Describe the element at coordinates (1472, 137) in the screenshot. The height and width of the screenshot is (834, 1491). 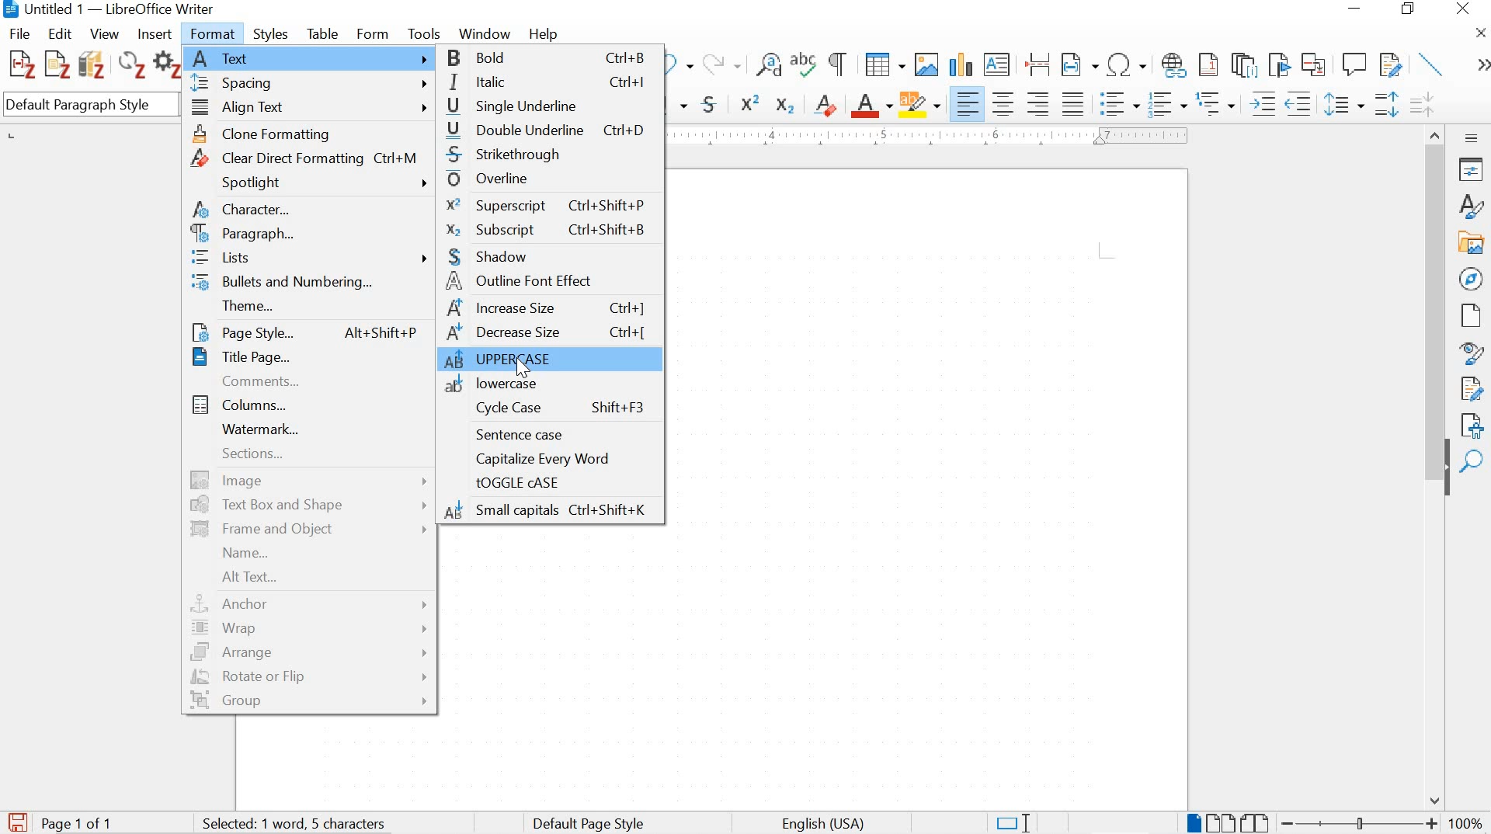
I see `sidebar settings` at that location.